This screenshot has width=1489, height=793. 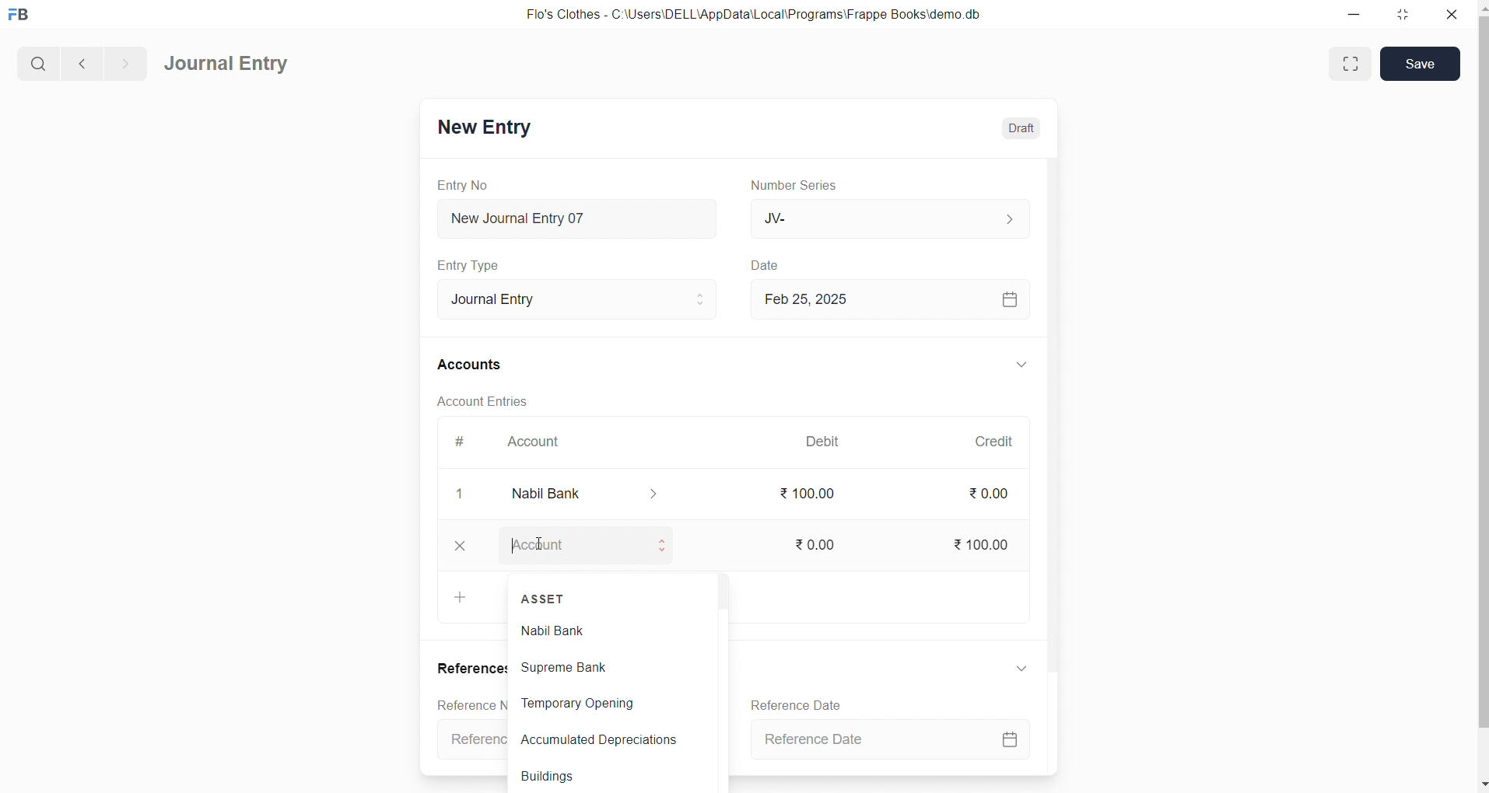 I want to click on Credit, so click(x=1001, y=441).